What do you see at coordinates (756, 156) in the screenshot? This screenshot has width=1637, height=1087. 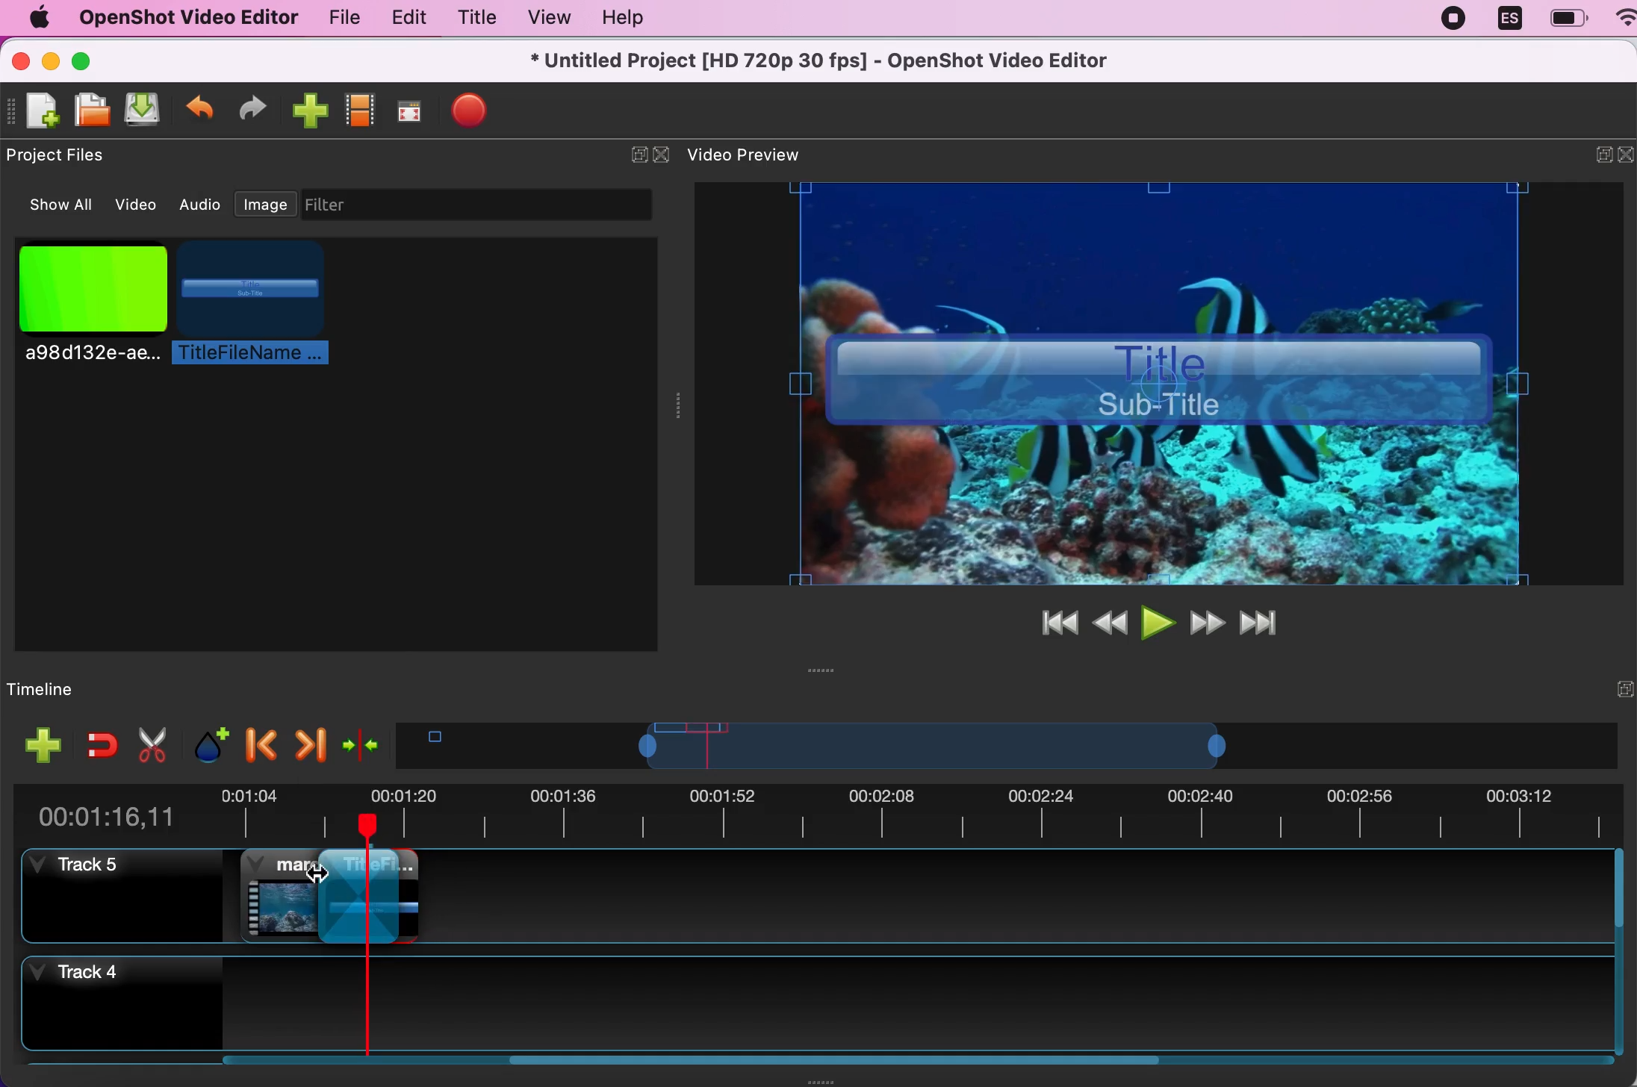 I see `video preview` at bounding box center [756, 156].